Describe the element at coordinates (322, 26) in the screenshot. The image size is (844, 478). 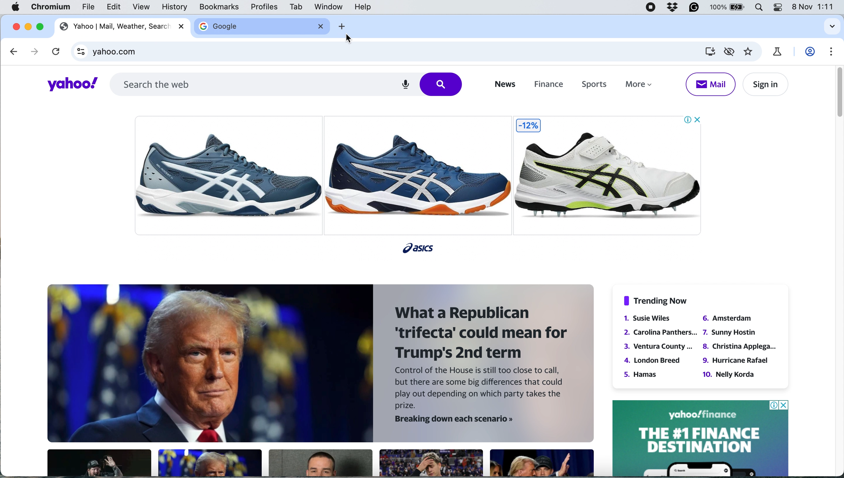
I see `close` at that location.